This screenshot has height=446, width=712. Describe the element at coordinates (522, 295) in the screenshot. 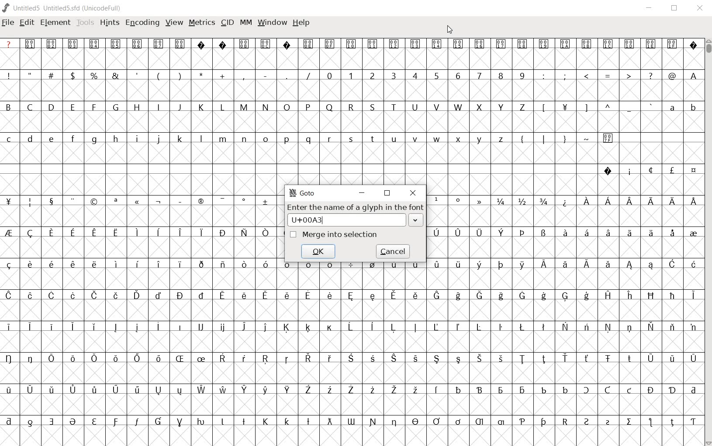

I see `Symbol` at that location.